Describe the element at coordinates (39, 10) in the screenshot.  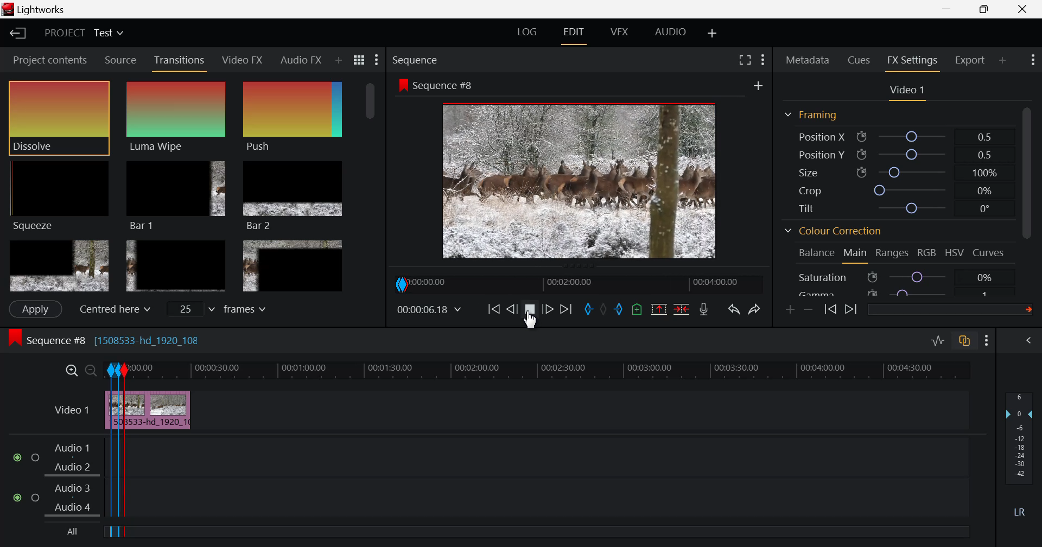
I see `Lightworks` at that location.